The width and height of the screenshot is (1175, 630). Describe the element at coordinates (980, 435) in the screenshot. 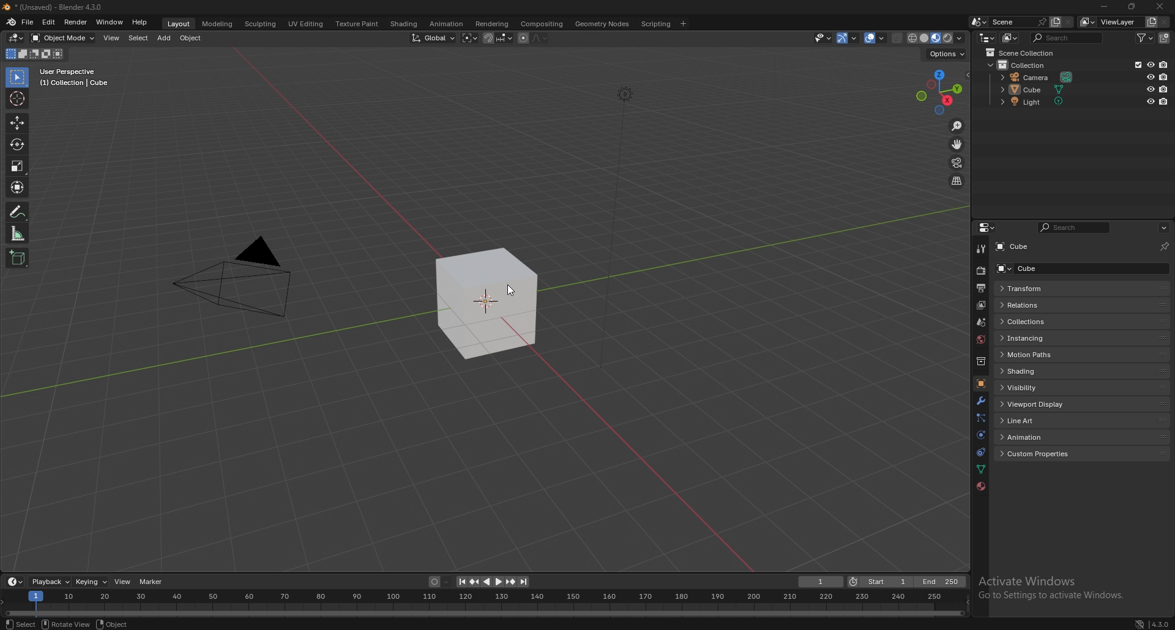

I see `physics` at that location.